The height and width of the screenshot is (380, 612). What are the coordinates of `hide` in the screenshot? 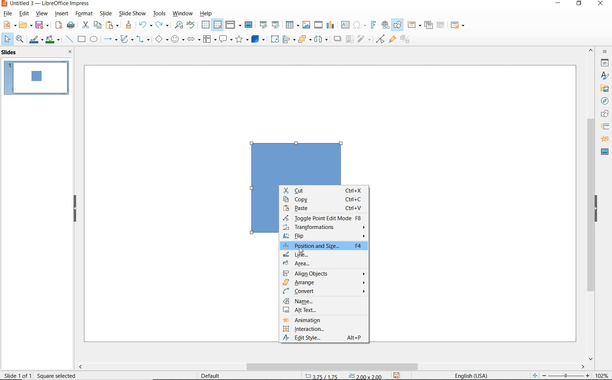 It's located at (596, 209).